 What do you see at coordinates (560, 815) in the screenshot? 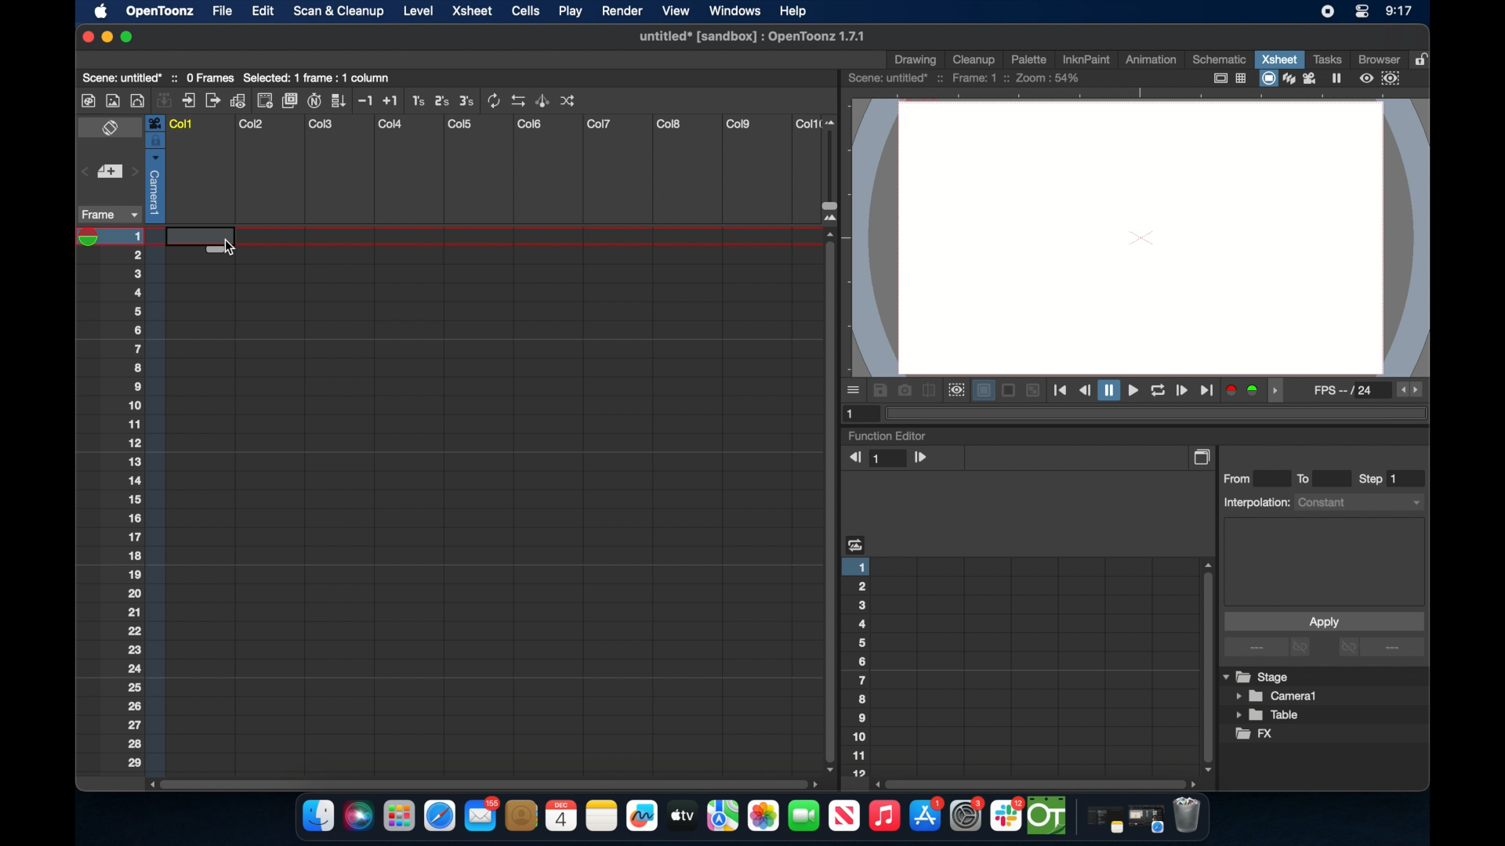
I see `calendar` at bounding box center [560, 815].